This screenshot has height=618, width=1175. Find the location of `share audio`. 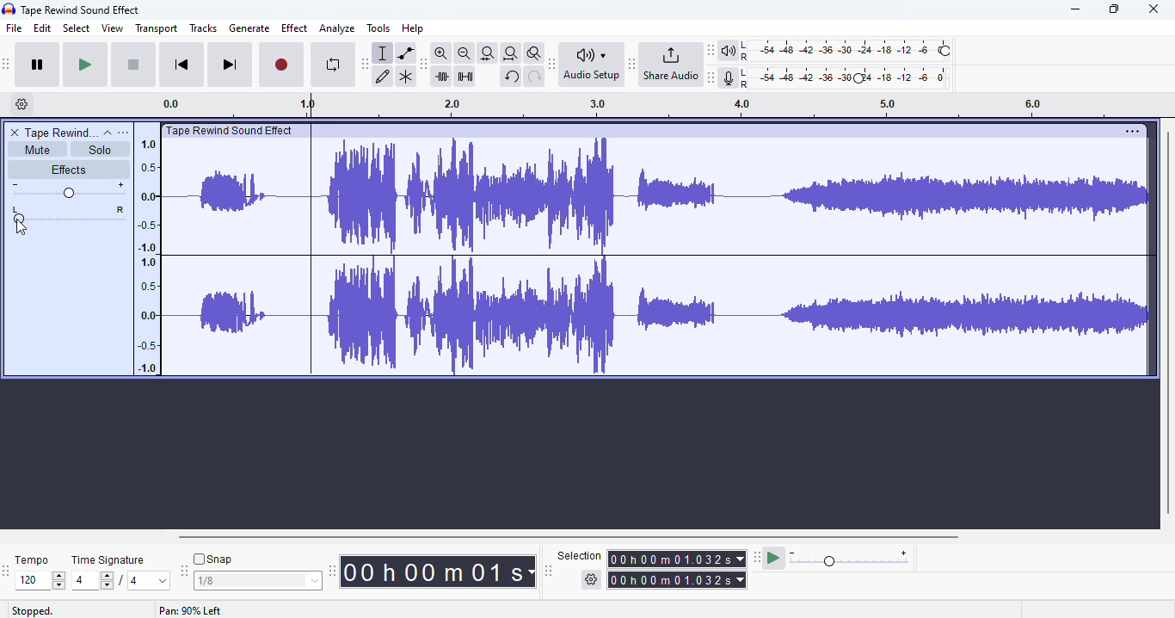

share audio is located at coordinates (670, 63).